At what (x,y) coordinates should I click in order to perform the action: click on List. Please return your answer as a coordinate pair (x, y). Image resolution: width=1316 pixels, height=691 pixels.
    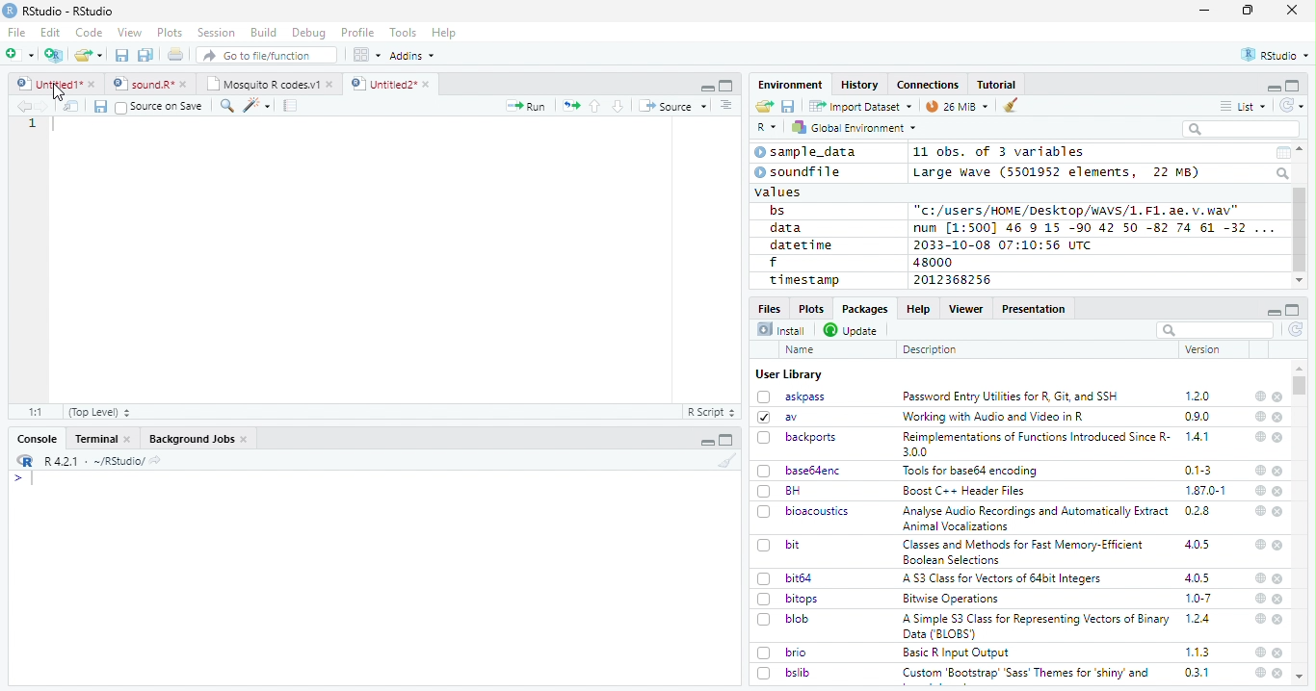
    Looking at the image, I should click on (1244, 107).